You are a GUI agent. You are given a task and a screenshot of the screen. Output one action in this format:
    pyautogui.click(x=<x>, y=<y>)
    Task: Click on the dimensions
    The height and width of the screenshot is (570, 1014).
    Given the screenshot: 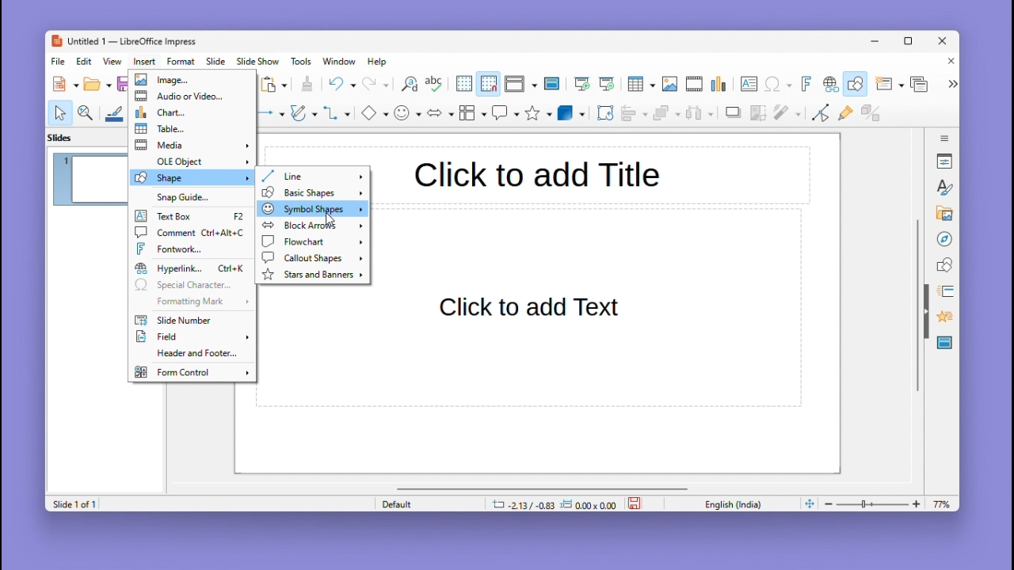 What is the action you would take?
    pyautogui.click(x=554, y=503)
    